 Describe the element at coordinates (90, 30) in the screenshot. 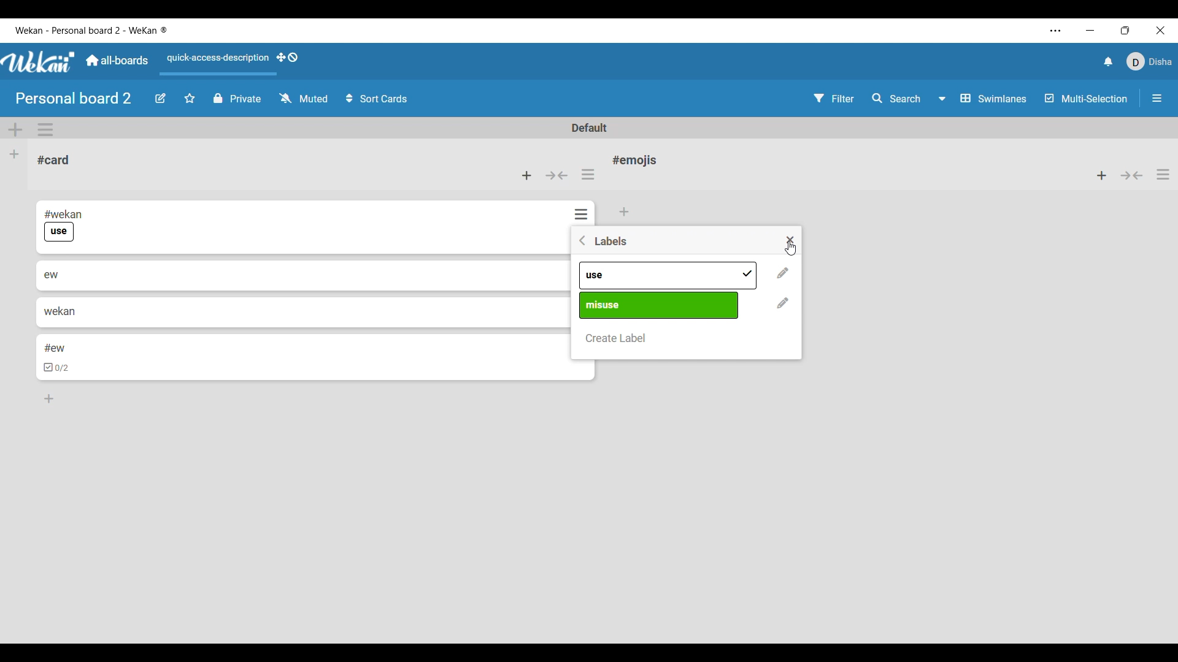

I see `Software and board name` at that location.